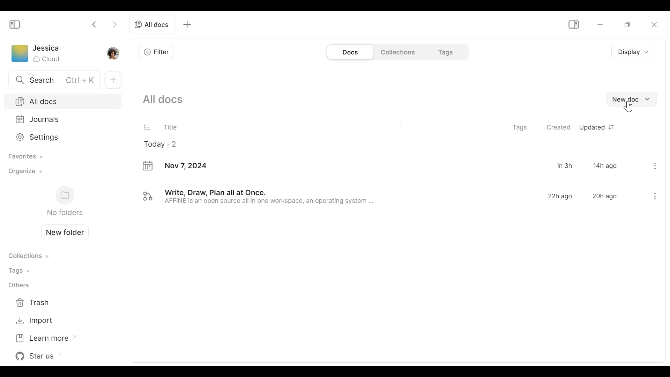 This screenshot has height=377, width=670. Describe the element at coordinates (95, 24) in the screenshot. I see `Click to go back` at that location.